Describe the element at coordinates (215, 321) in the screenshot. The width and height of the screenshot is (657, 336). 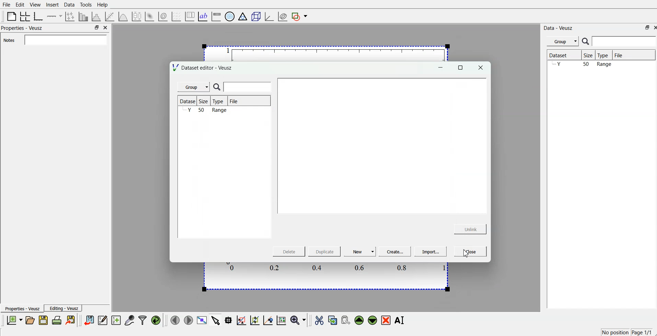
I see `select items` at that location.